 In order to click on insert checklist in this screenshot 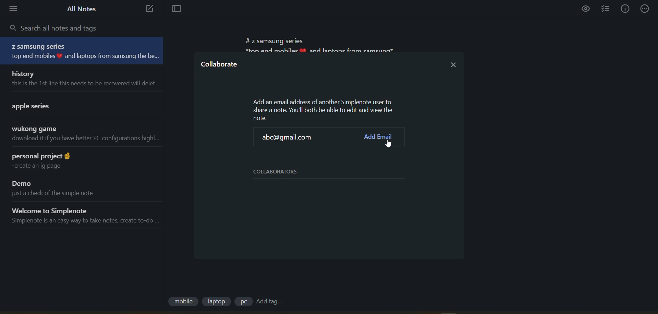, I will do `click(607, 9)`.